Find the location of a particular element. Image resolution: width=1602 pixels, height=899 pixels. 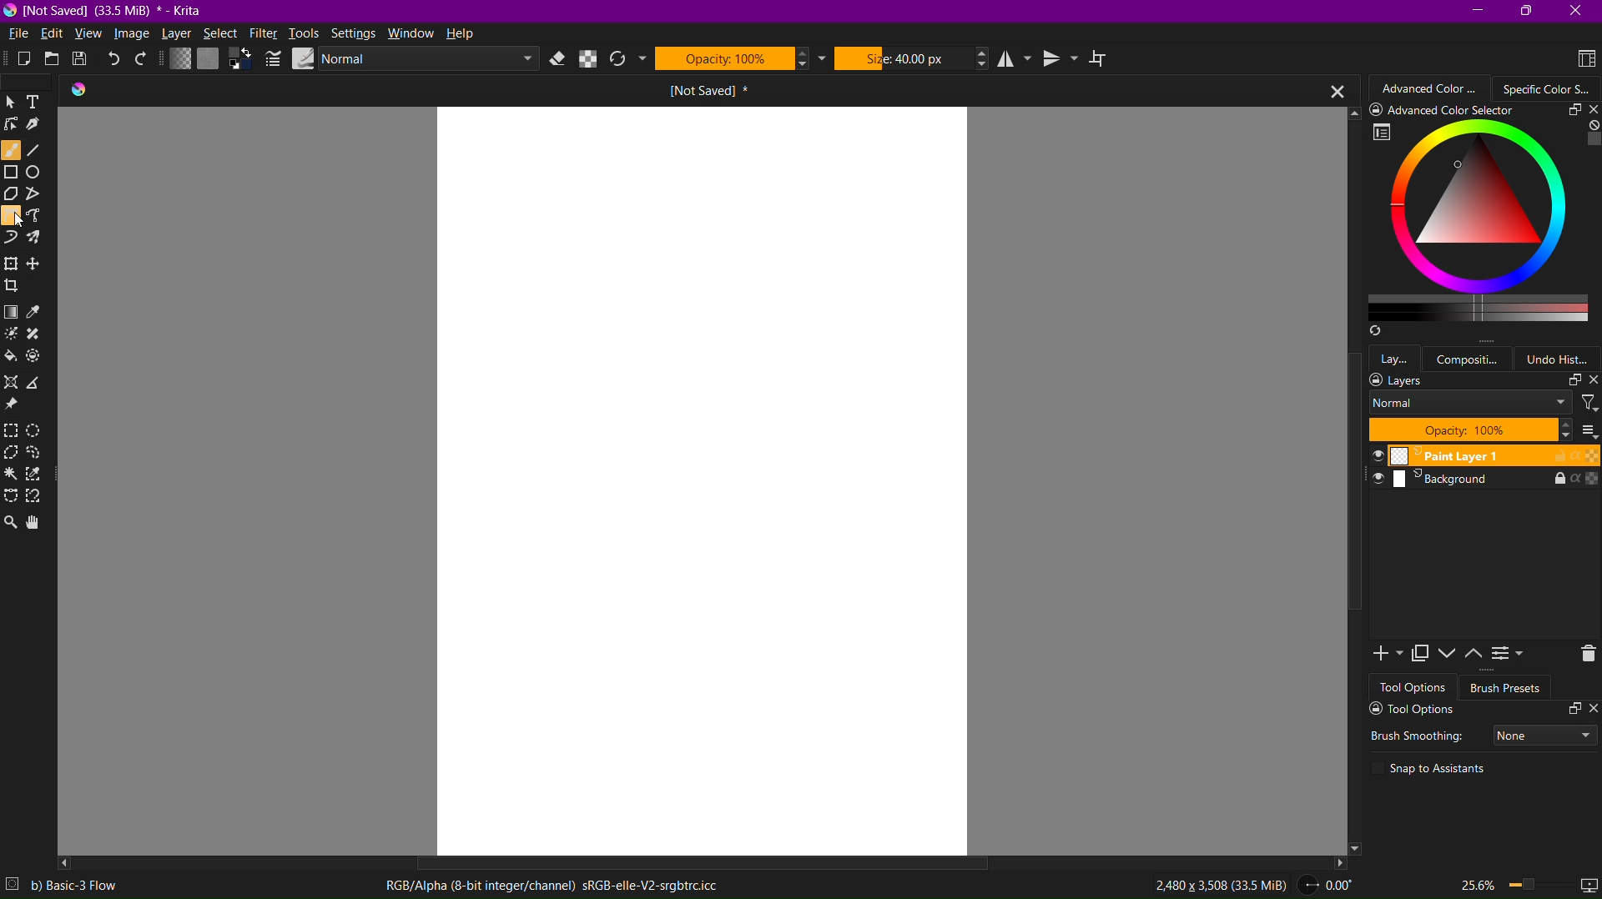

View is located at coordinates (88, 35).